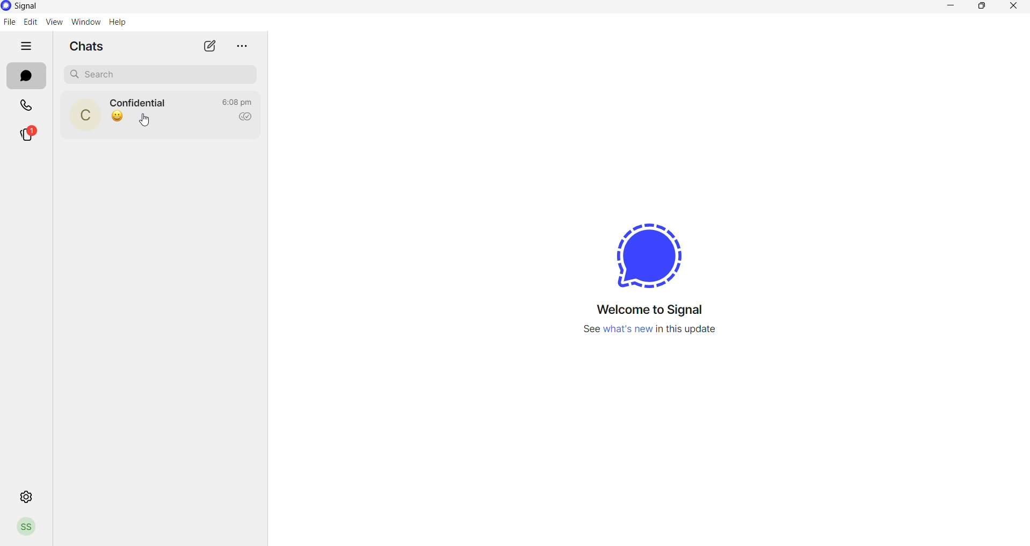 The width and height of the screenshot is (1030, 546). I want to click on view, so click(51, 22).